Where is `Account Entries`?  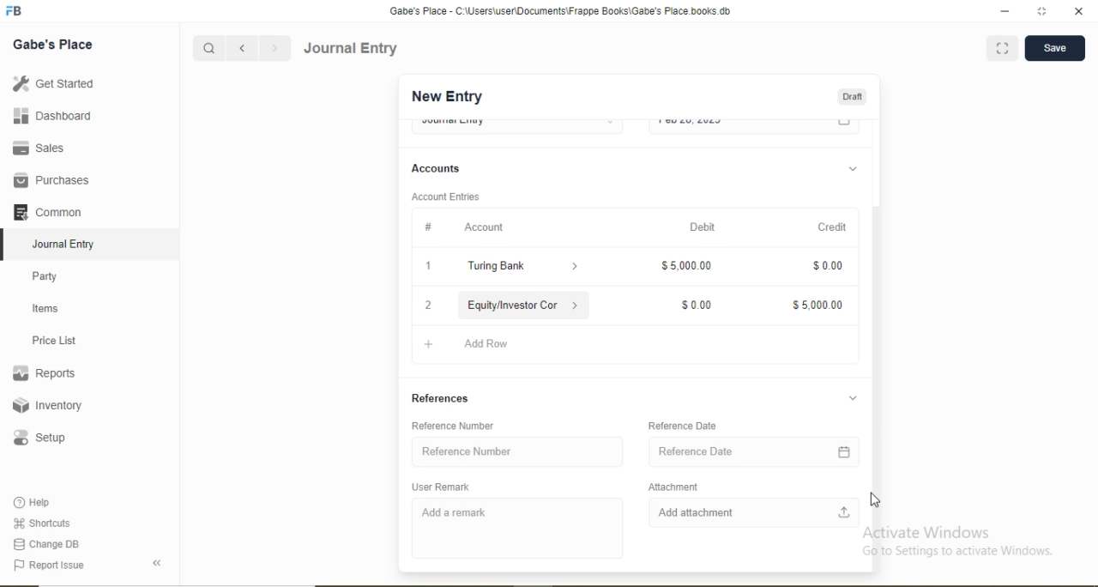 Account Entries is located at coordinates (445, 197).